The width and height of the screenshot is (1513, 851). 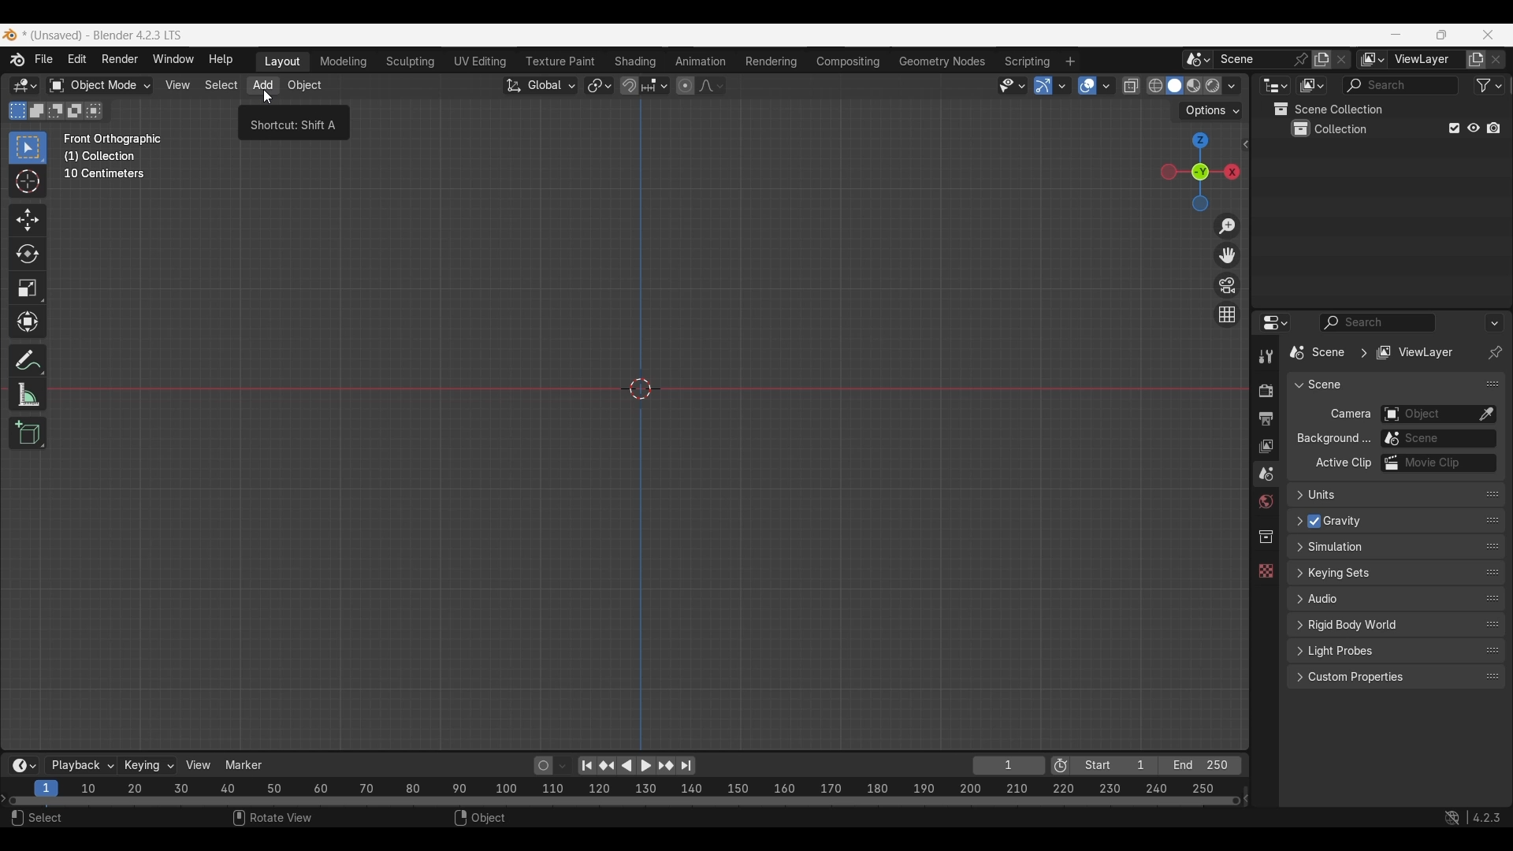 What do you see at coordinates (1384, 383) in the screenshot?
I see `Collapse Scene panel` at bounding box center [1384, 383].